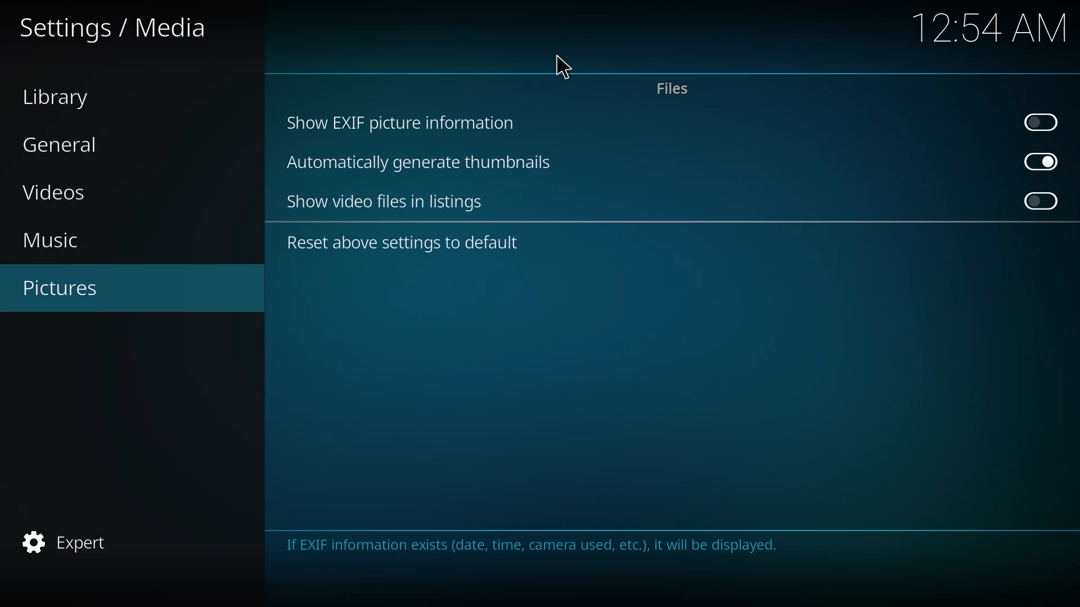 The width and height of the screenshot is (1080, 607). I want to click on automatically generate thumbnails, so click(421, 164).